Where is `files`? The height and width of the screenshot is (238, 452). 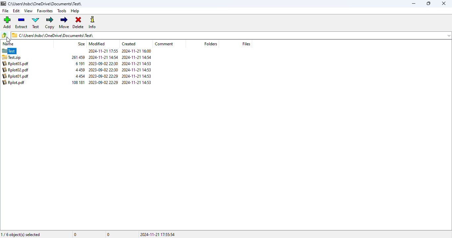 files is located at coordinates (246, 44).